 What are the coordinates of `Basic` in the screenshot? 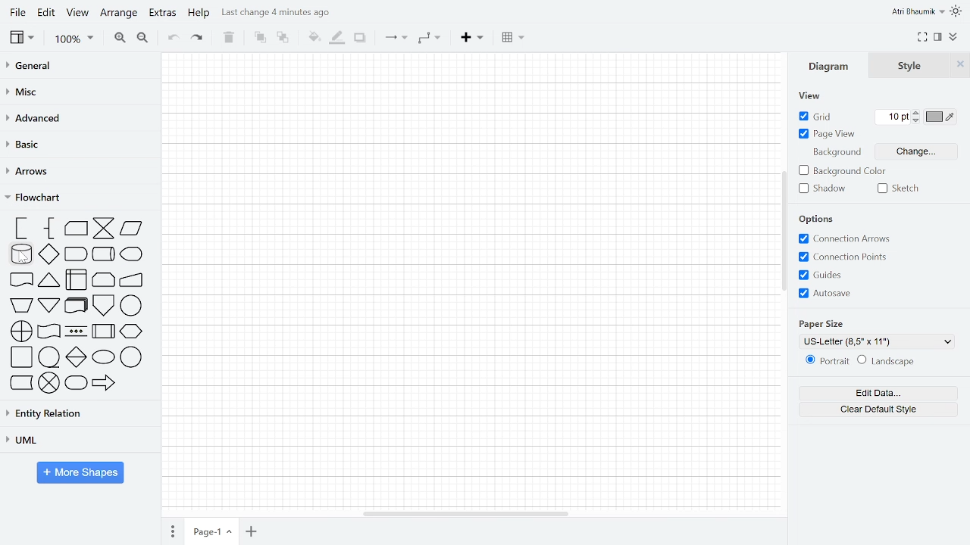 It's located at (77, 145).